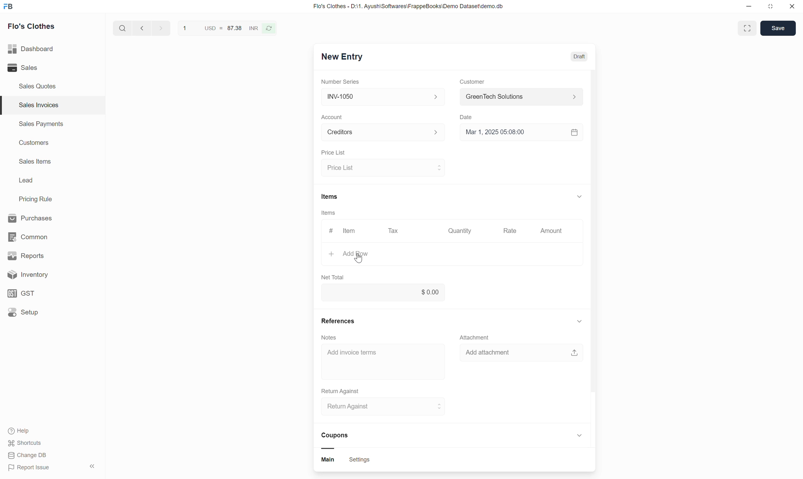 The height and width of the screenshot is (479, 803). I want to click on Rate, so click(511, 231).